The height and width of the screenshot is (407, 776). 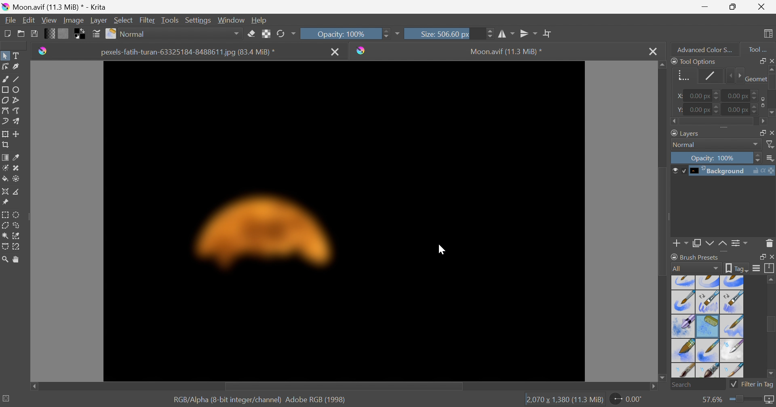 I want to click on Moon.avif (11.3 MiB - Krita), so click(x=52, y=6).